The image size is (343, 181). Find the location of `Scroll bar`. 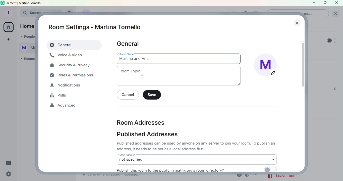

Scroll bar is located at coordinates (304, 98).